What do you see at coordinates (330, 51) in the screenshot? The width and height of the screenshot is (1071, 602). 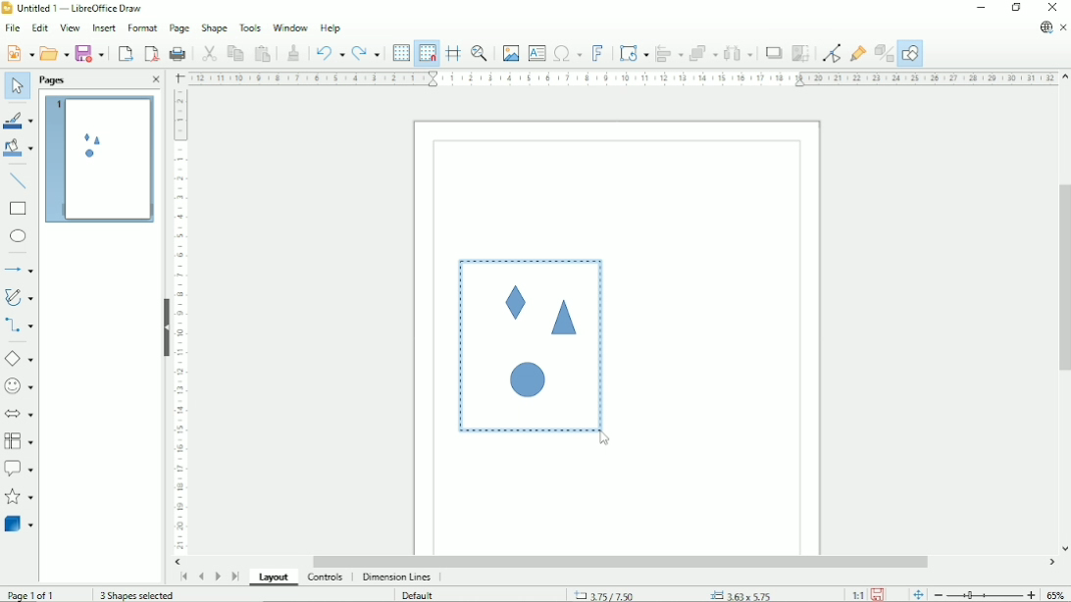 I see `Undo` at bounding box center [330, 51].